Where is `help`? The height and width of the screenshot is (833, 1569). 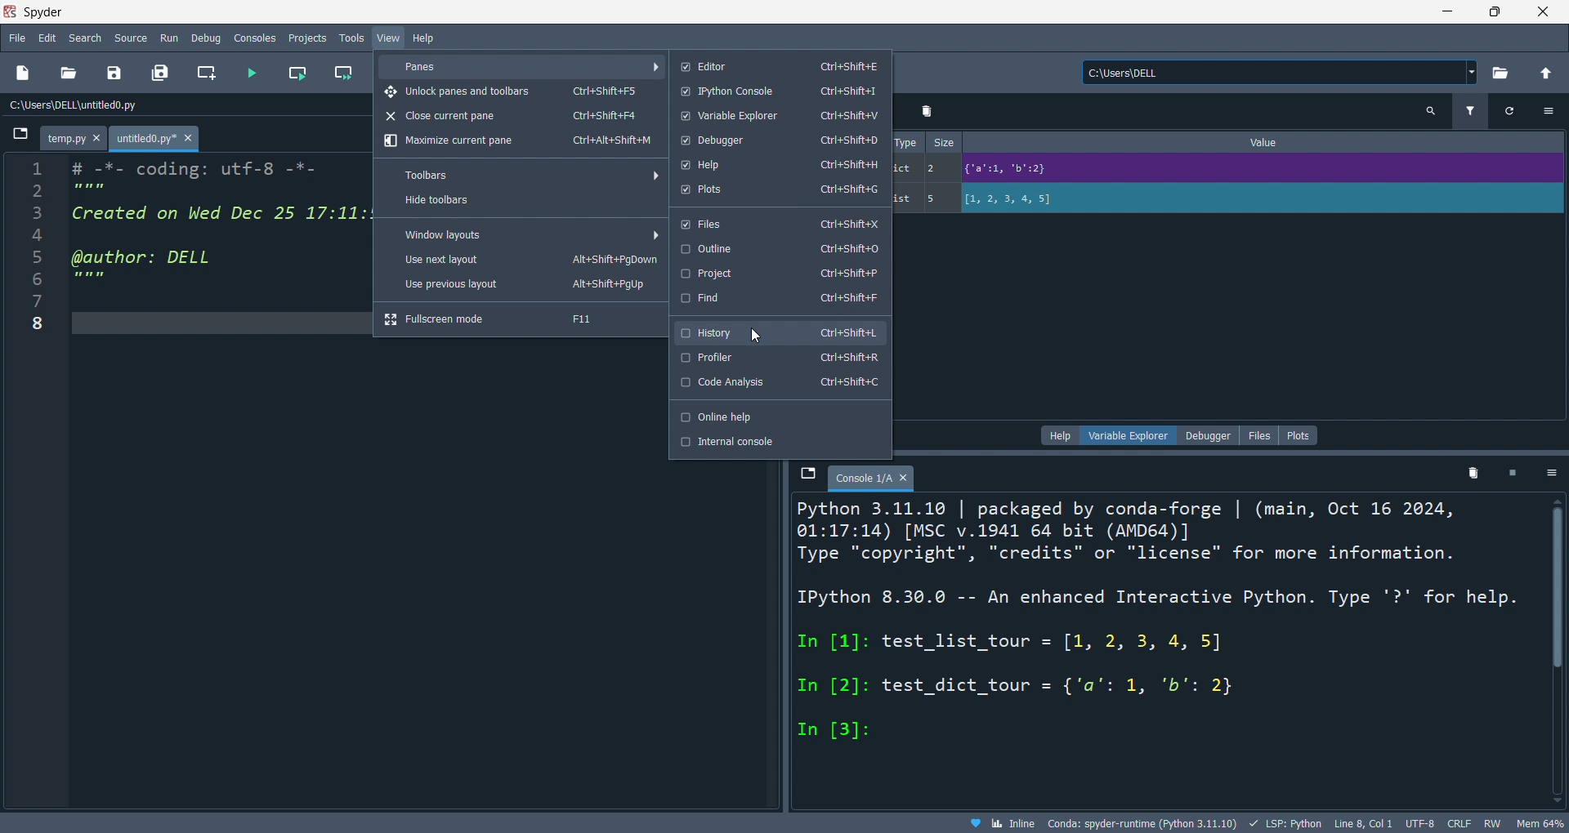
help is located at coordinates (1062, 435).